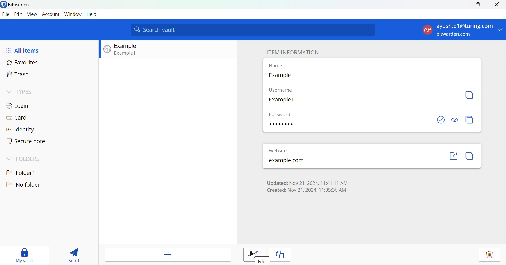 This screenshot has height=265, width=506. I want to click on Favorites, so click(23, 63).